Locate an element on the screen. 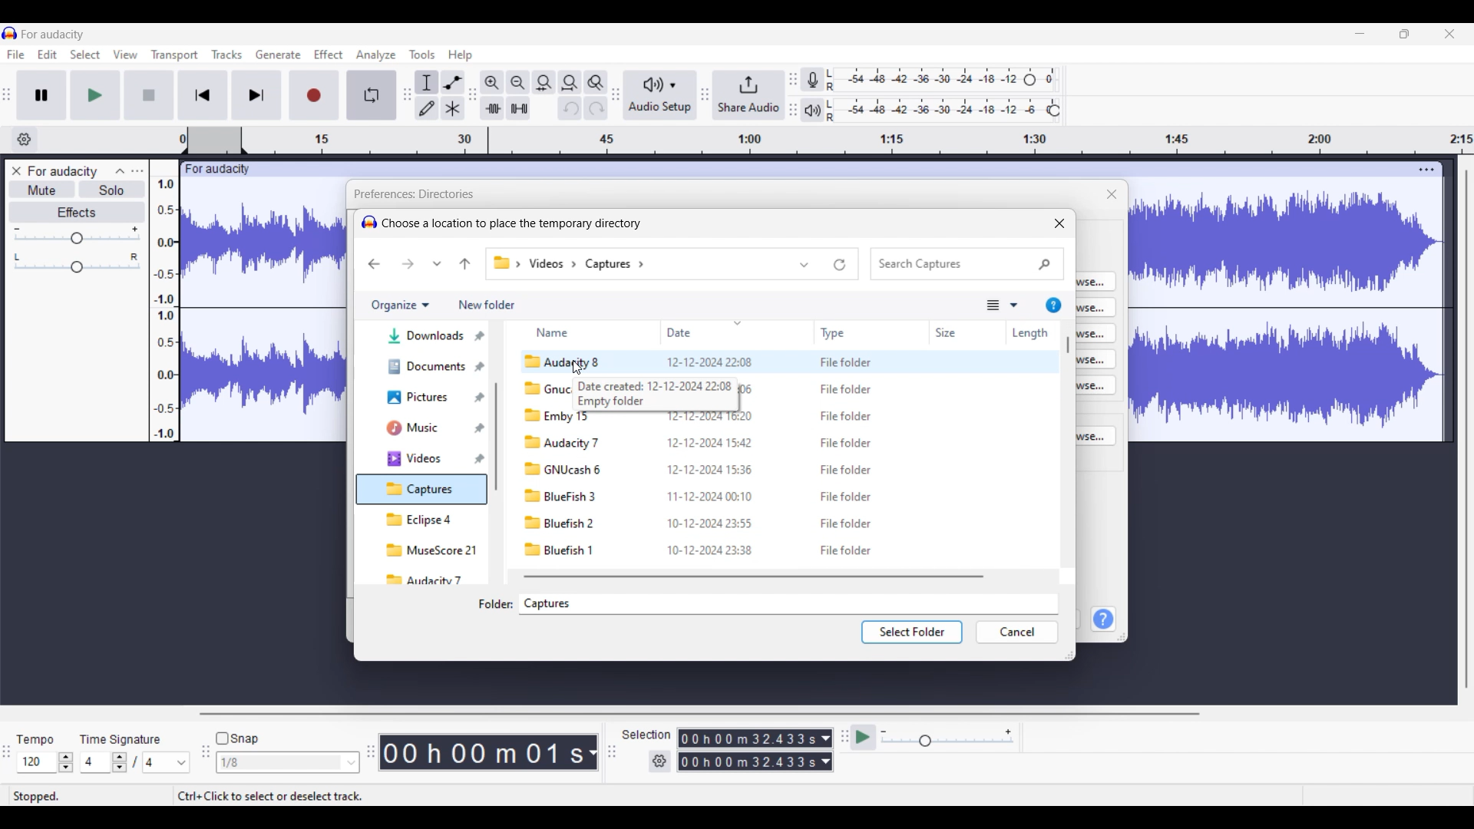 This screenshot has width=1474, height=829. Snap options is located at coordinates (287, 762).